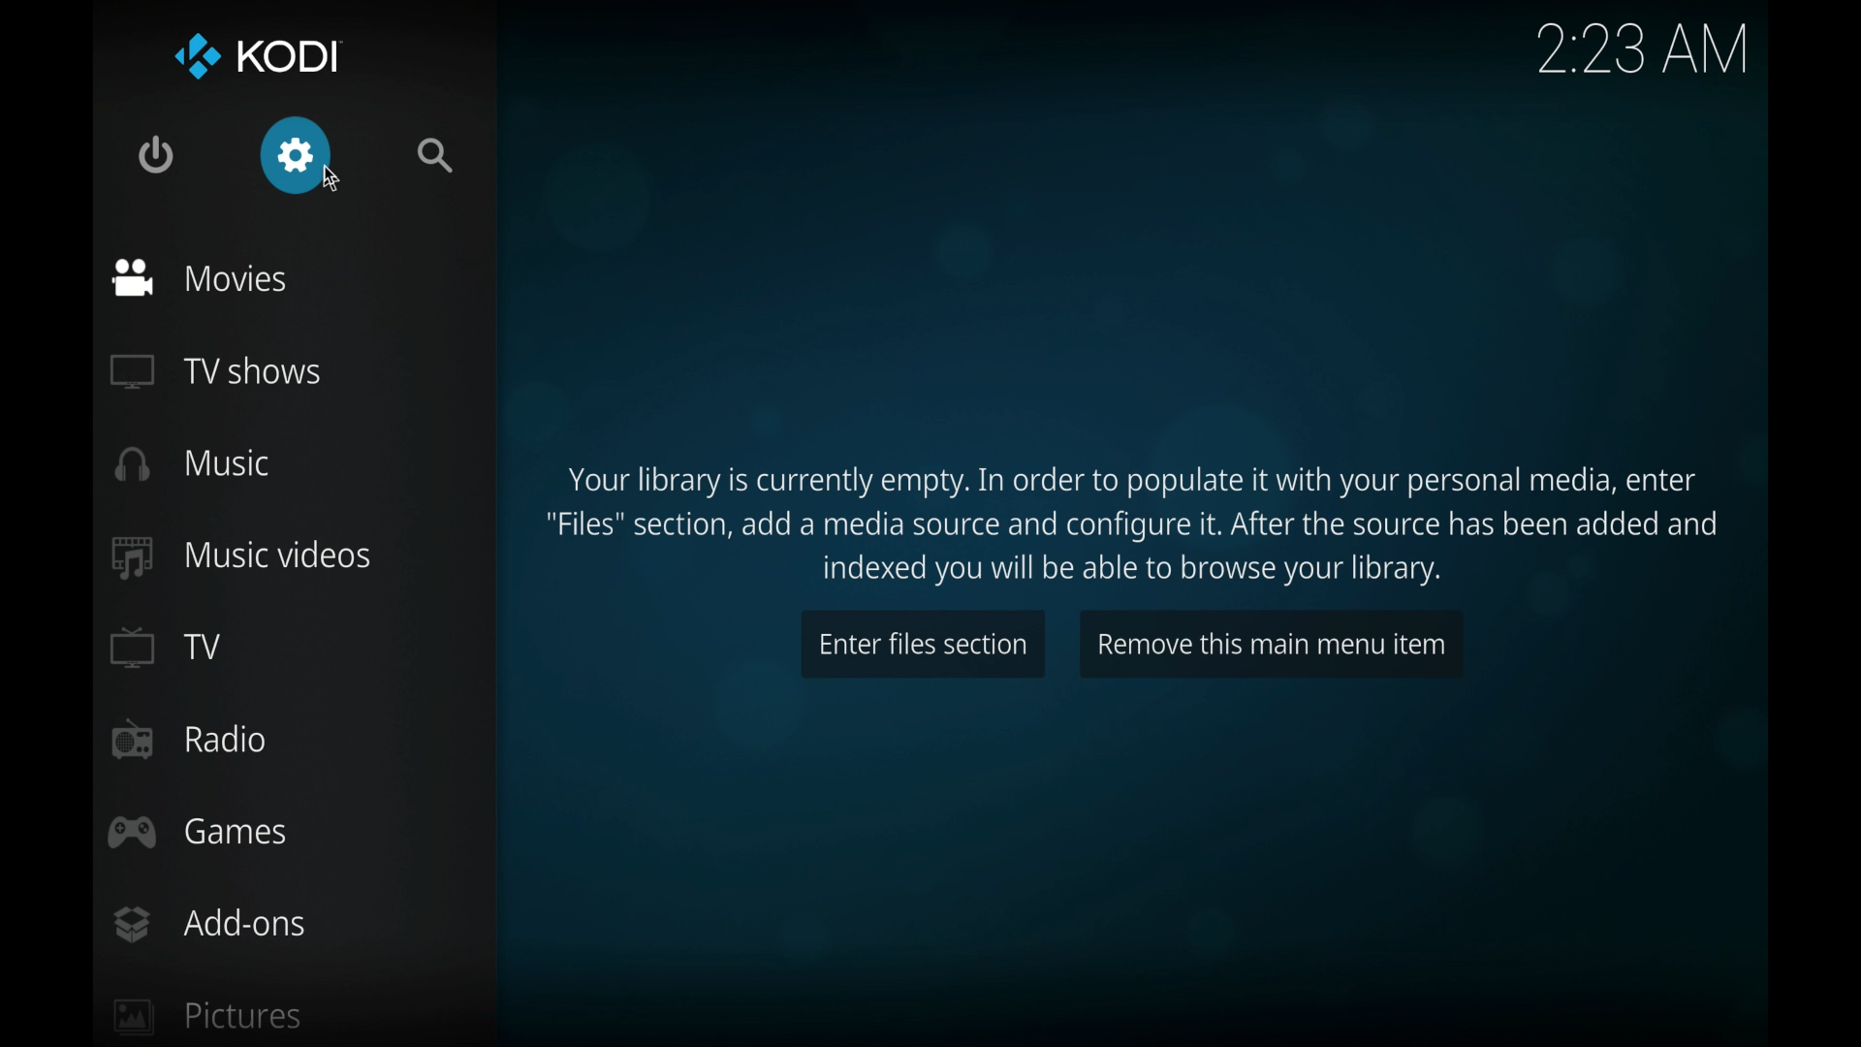 The height and width of the screenshot is (1047, 1861). What do you see at coordinates (924, 645) in the screenshot?
I see `enter files section` at bounding box center [924, 645].